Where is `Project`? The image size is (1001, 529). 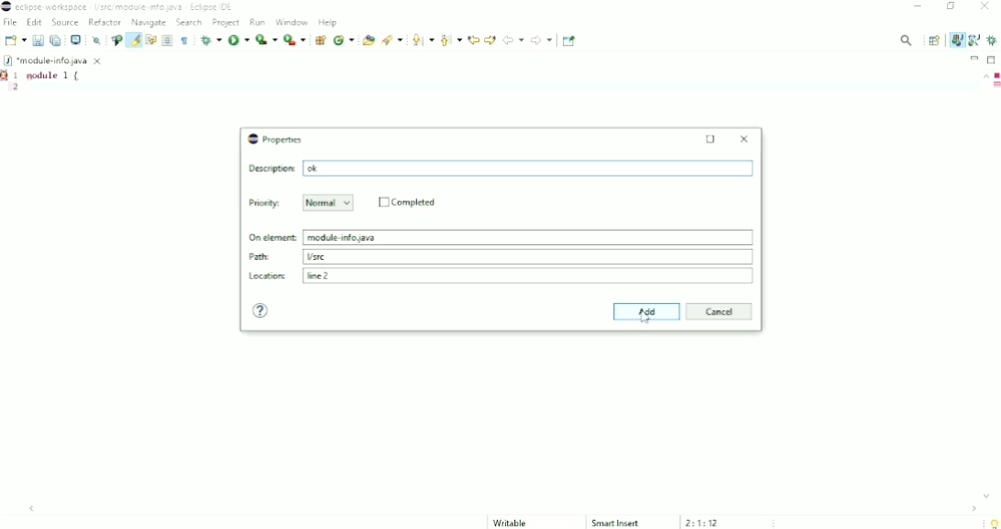 Project is located at coordinates (226, 22).